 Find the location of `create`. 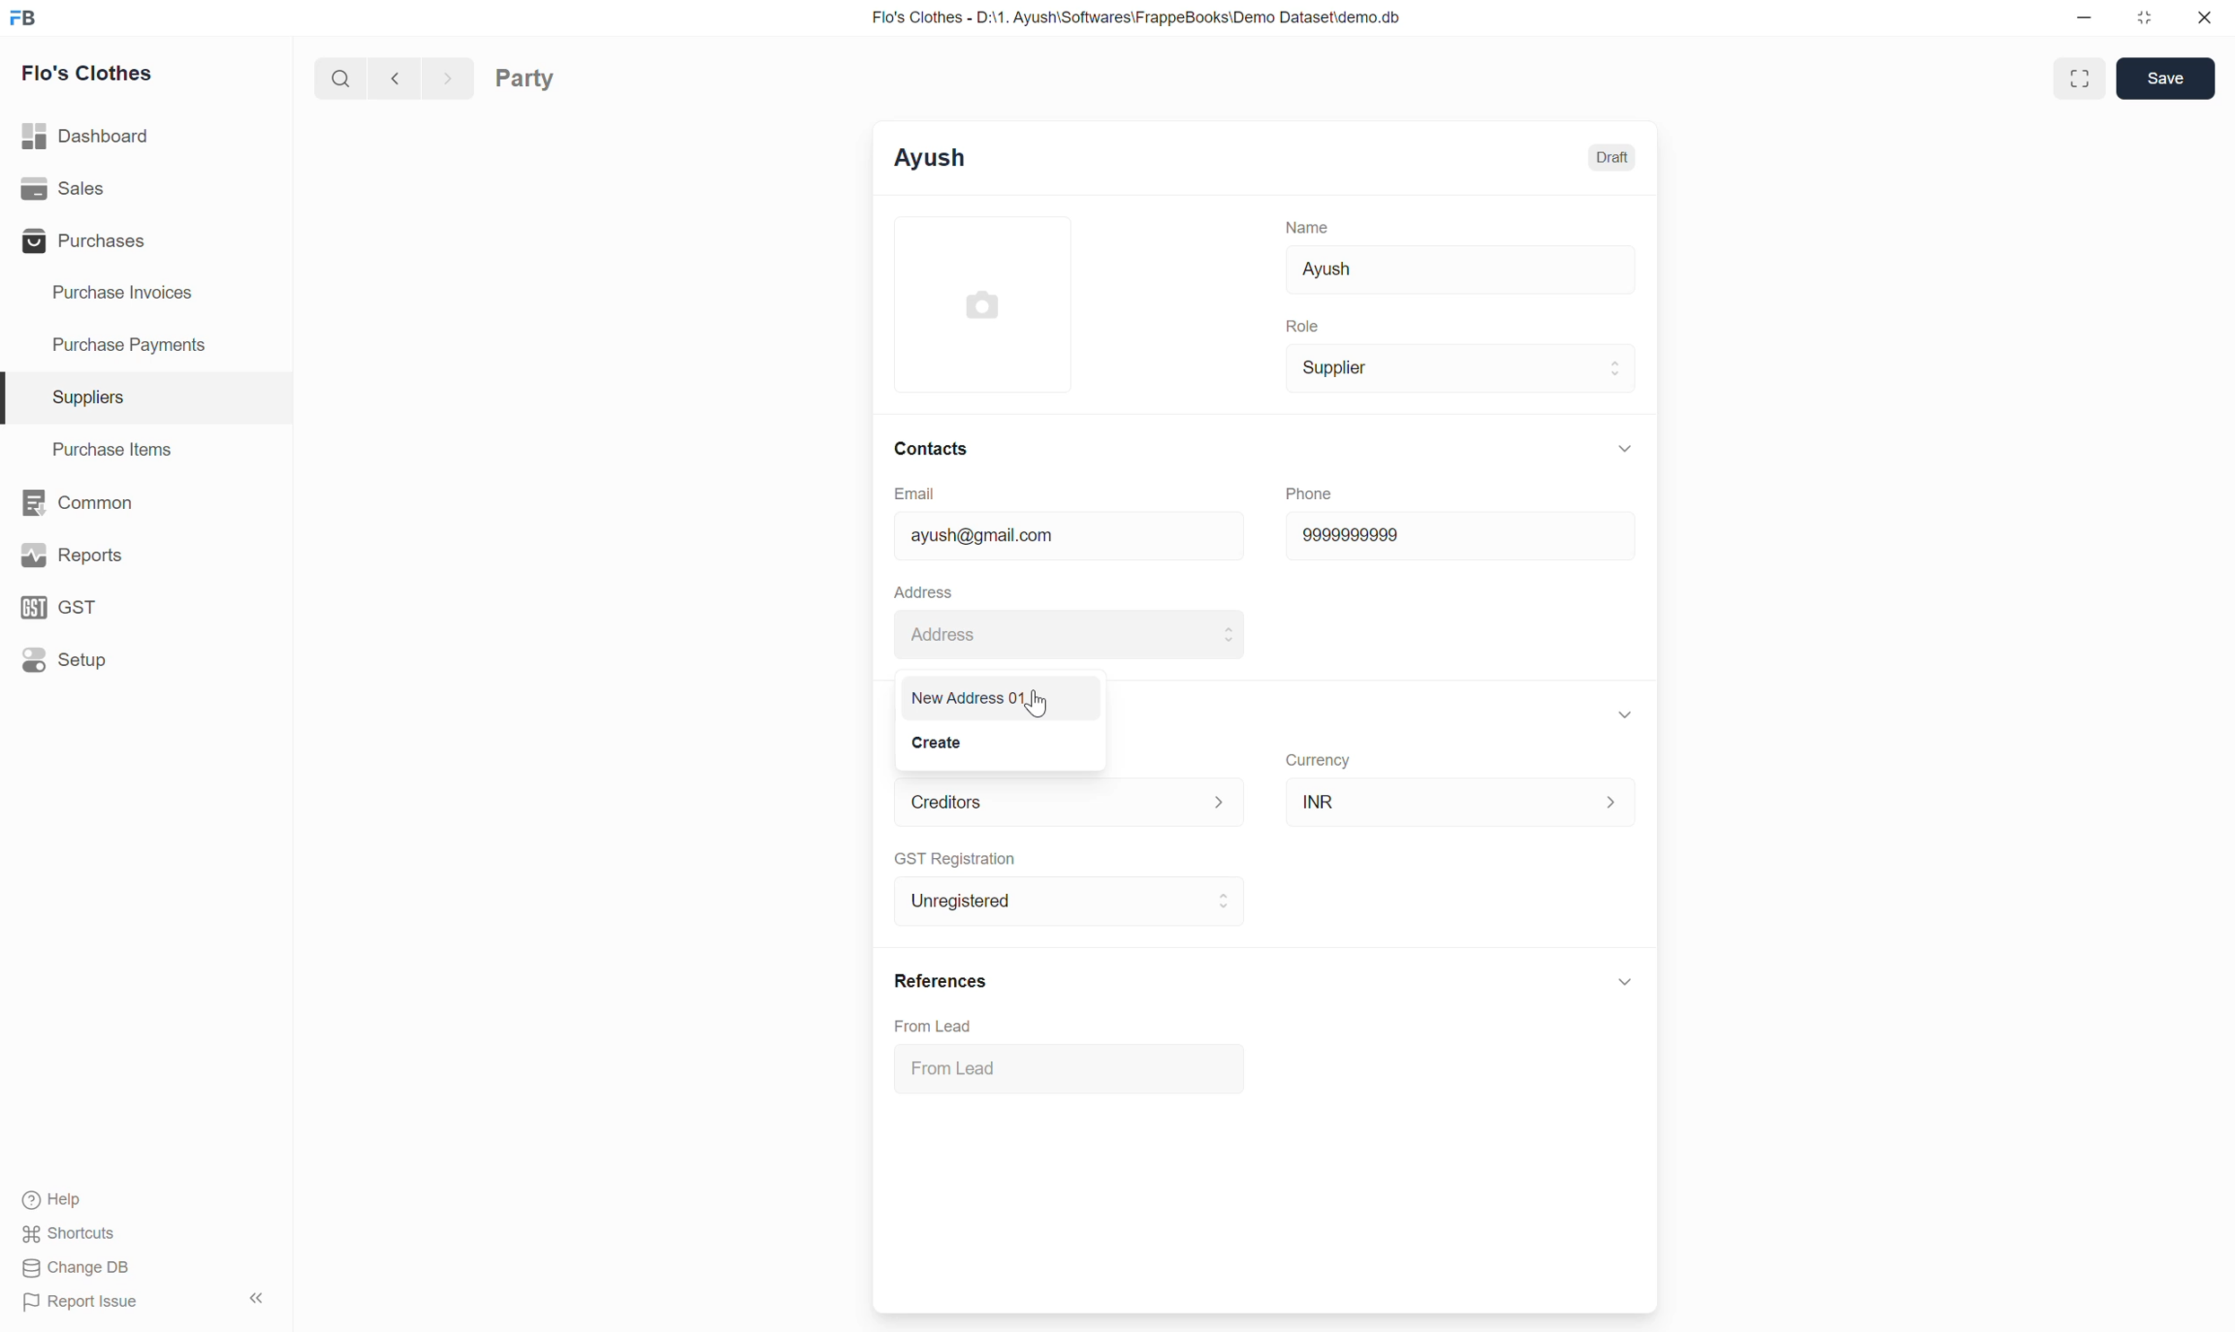

create is located at coordinates (942, 741).